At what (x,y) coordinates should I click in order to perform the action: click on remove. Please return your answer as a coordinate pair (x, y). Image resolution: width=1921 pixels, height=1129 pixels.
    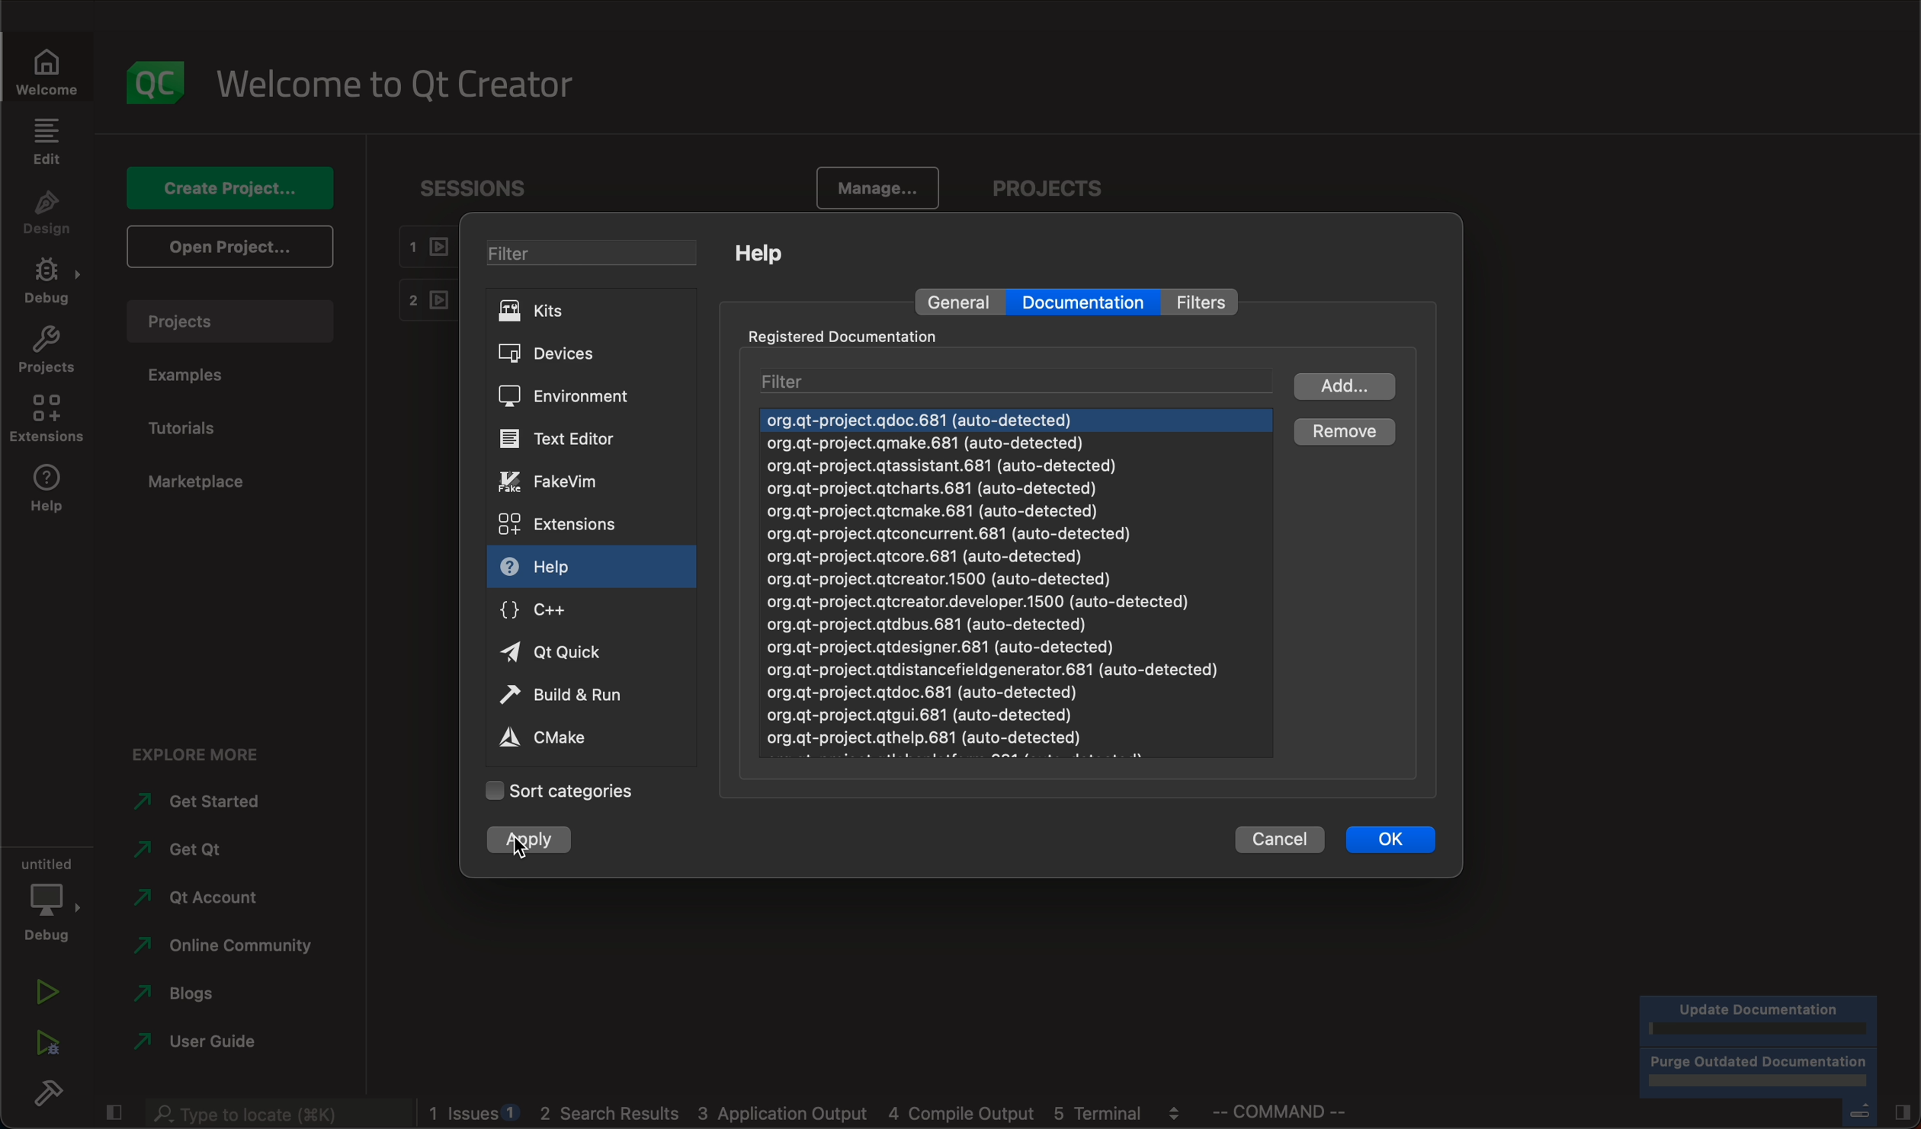
    Looking at the image, I should click on (1337, 433).